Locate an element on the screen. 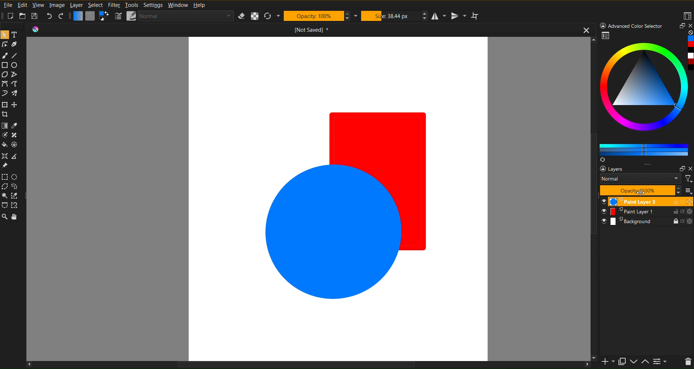  Brush Tool is located at coordinates (18, 94).